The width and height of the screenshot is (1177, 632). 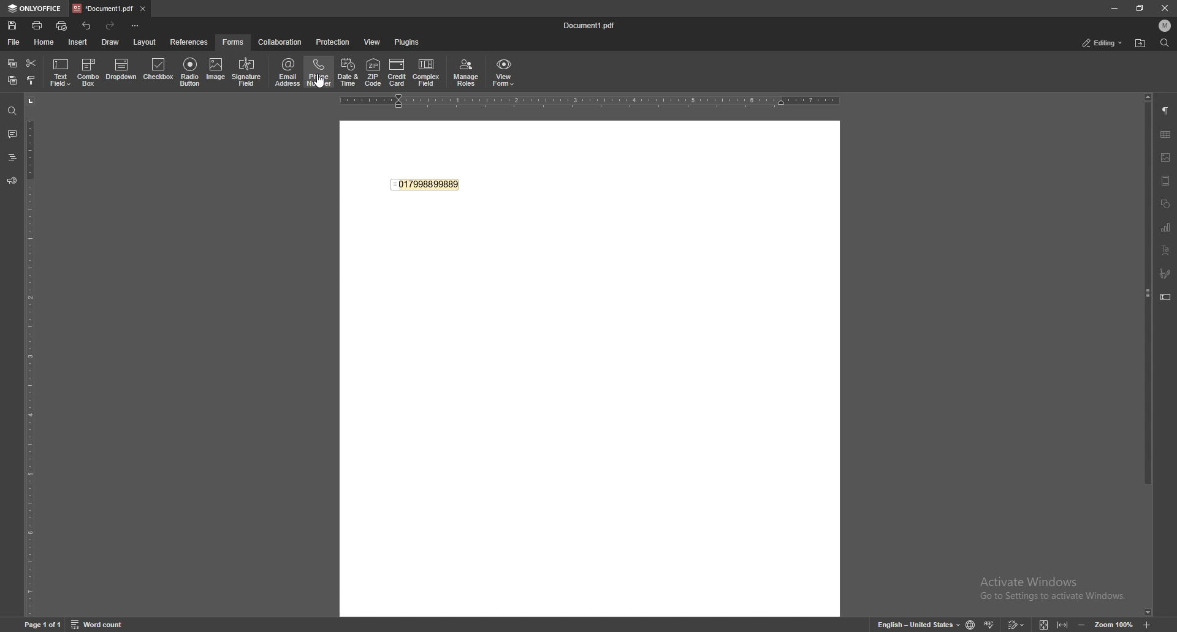 What do you see at coordinates (467, 73) in the screenshot?
I see `manage roles` at bounding box center [467, 73].